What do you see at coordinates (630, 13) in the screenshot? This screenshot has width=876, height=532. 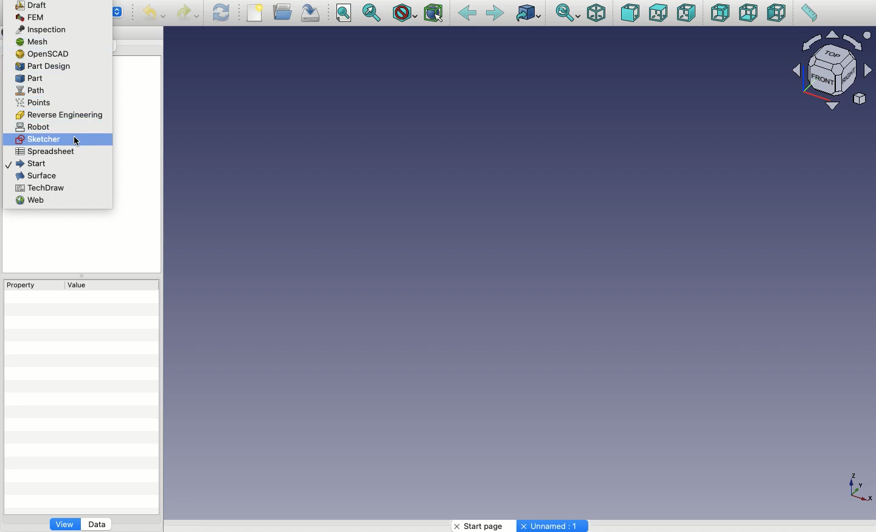 I see `Front` at bounding box center [630, 13].